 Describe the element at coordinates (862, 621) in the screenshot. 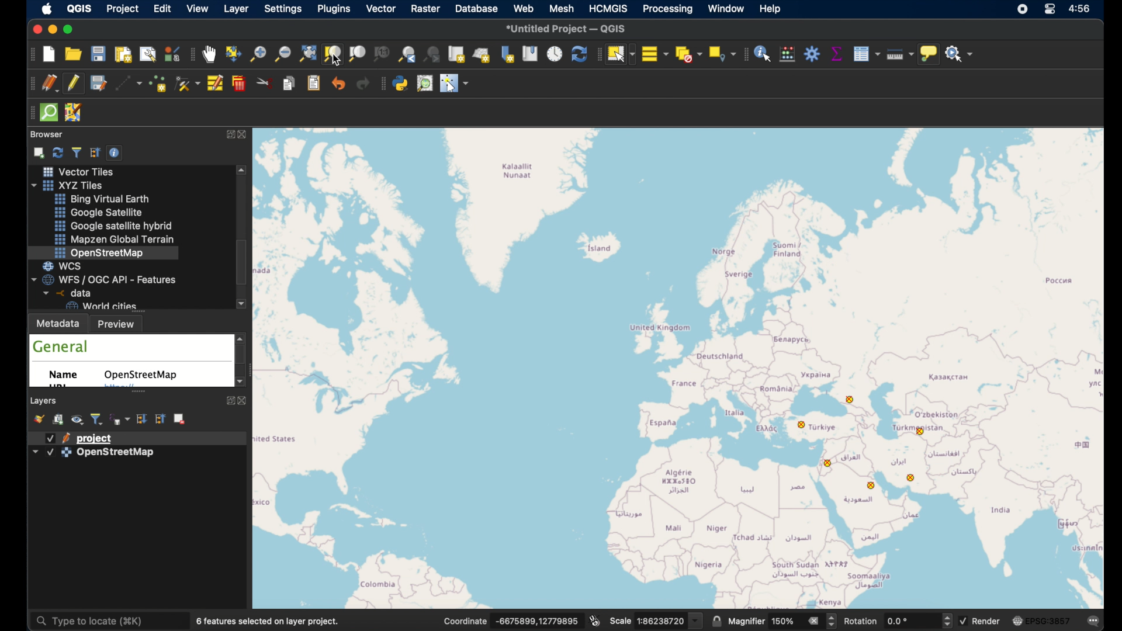

I see `rotation` at that location.